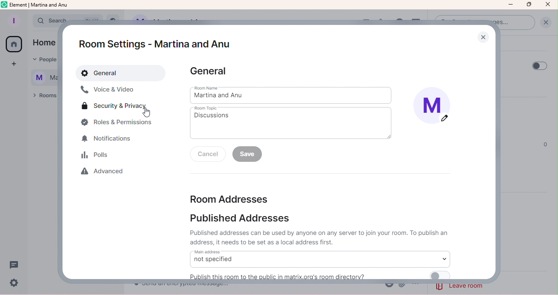  Describe the element at coordinates (326, 238) in the screenshot. I see `Published addresses can be used by anyone on any server to join your room. To publish an  address, it needs to be set as local address first` at that location.